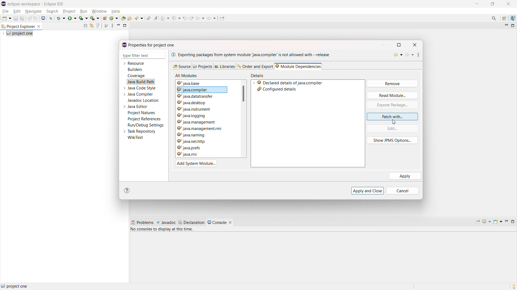 The image size is (517, 290). Describe the element at coordinates (393, 140) in the screenshot. I see `show JPMS option` at that location.